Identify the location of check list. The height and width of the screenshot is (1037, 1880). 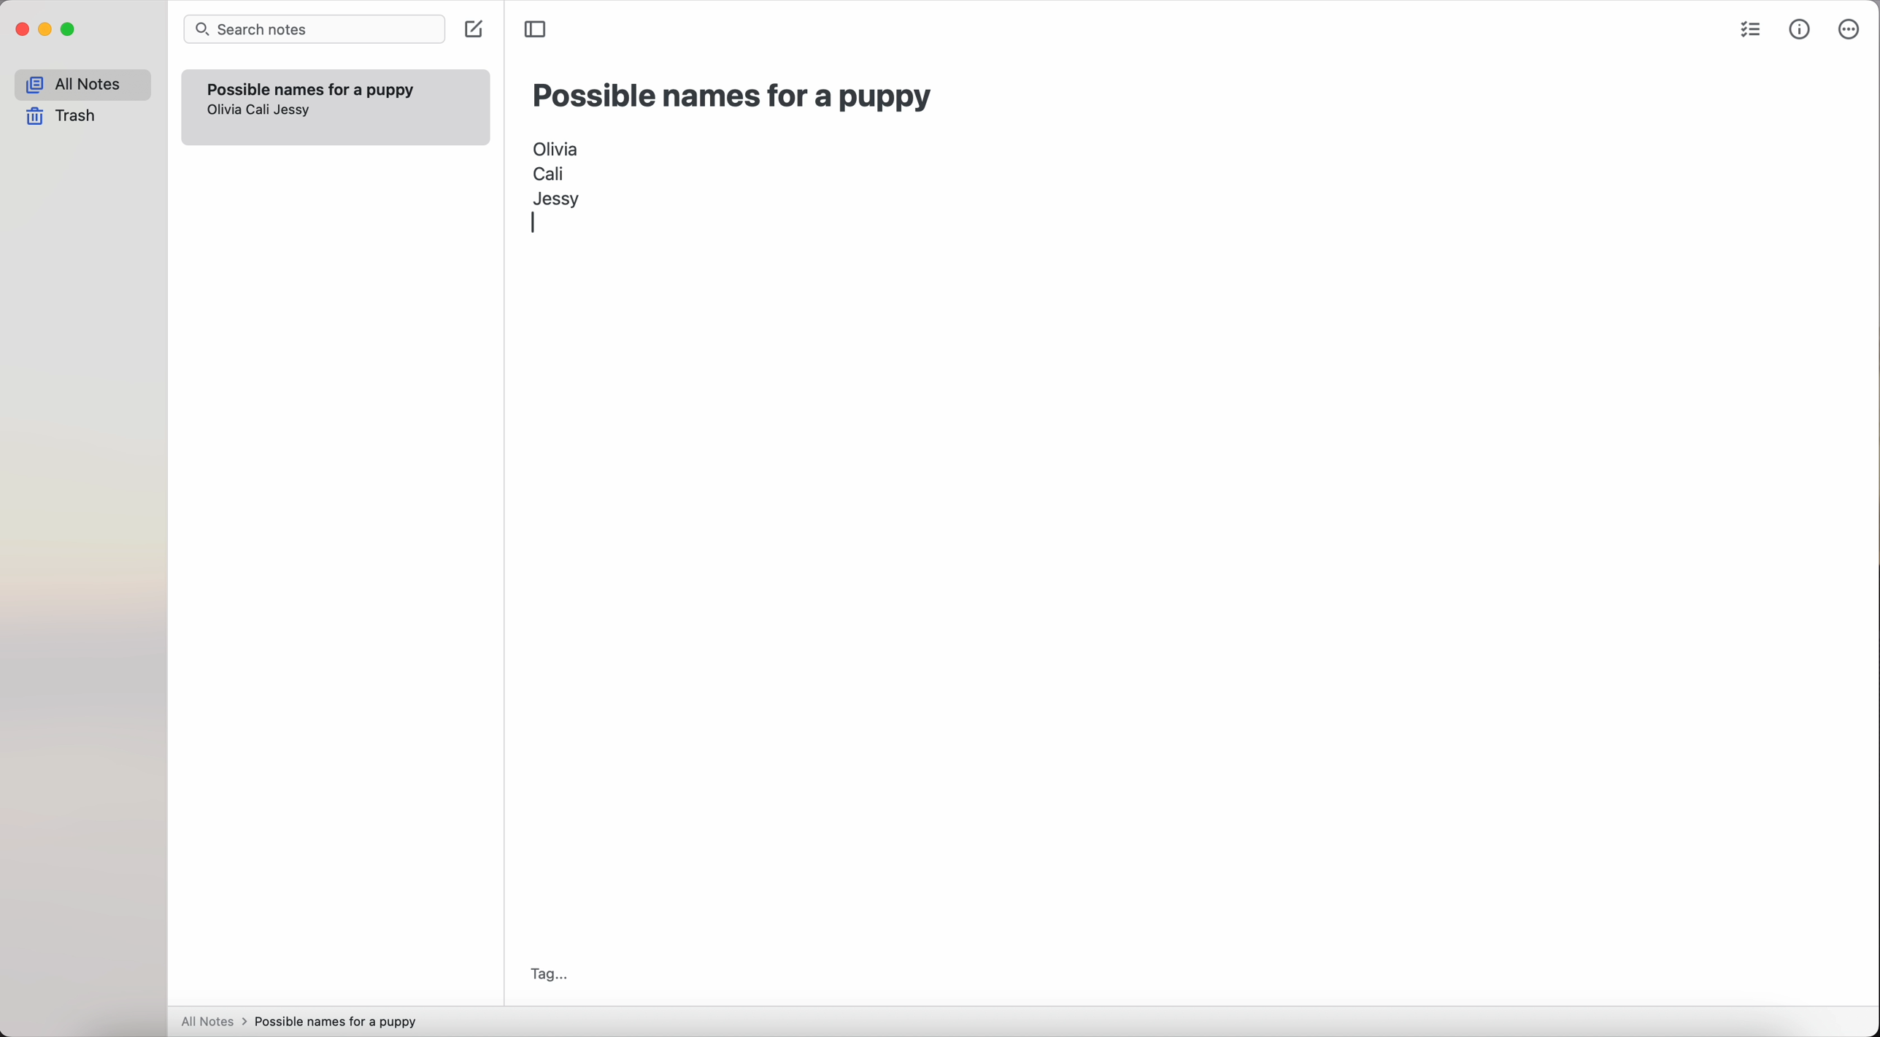
(1749, 31).